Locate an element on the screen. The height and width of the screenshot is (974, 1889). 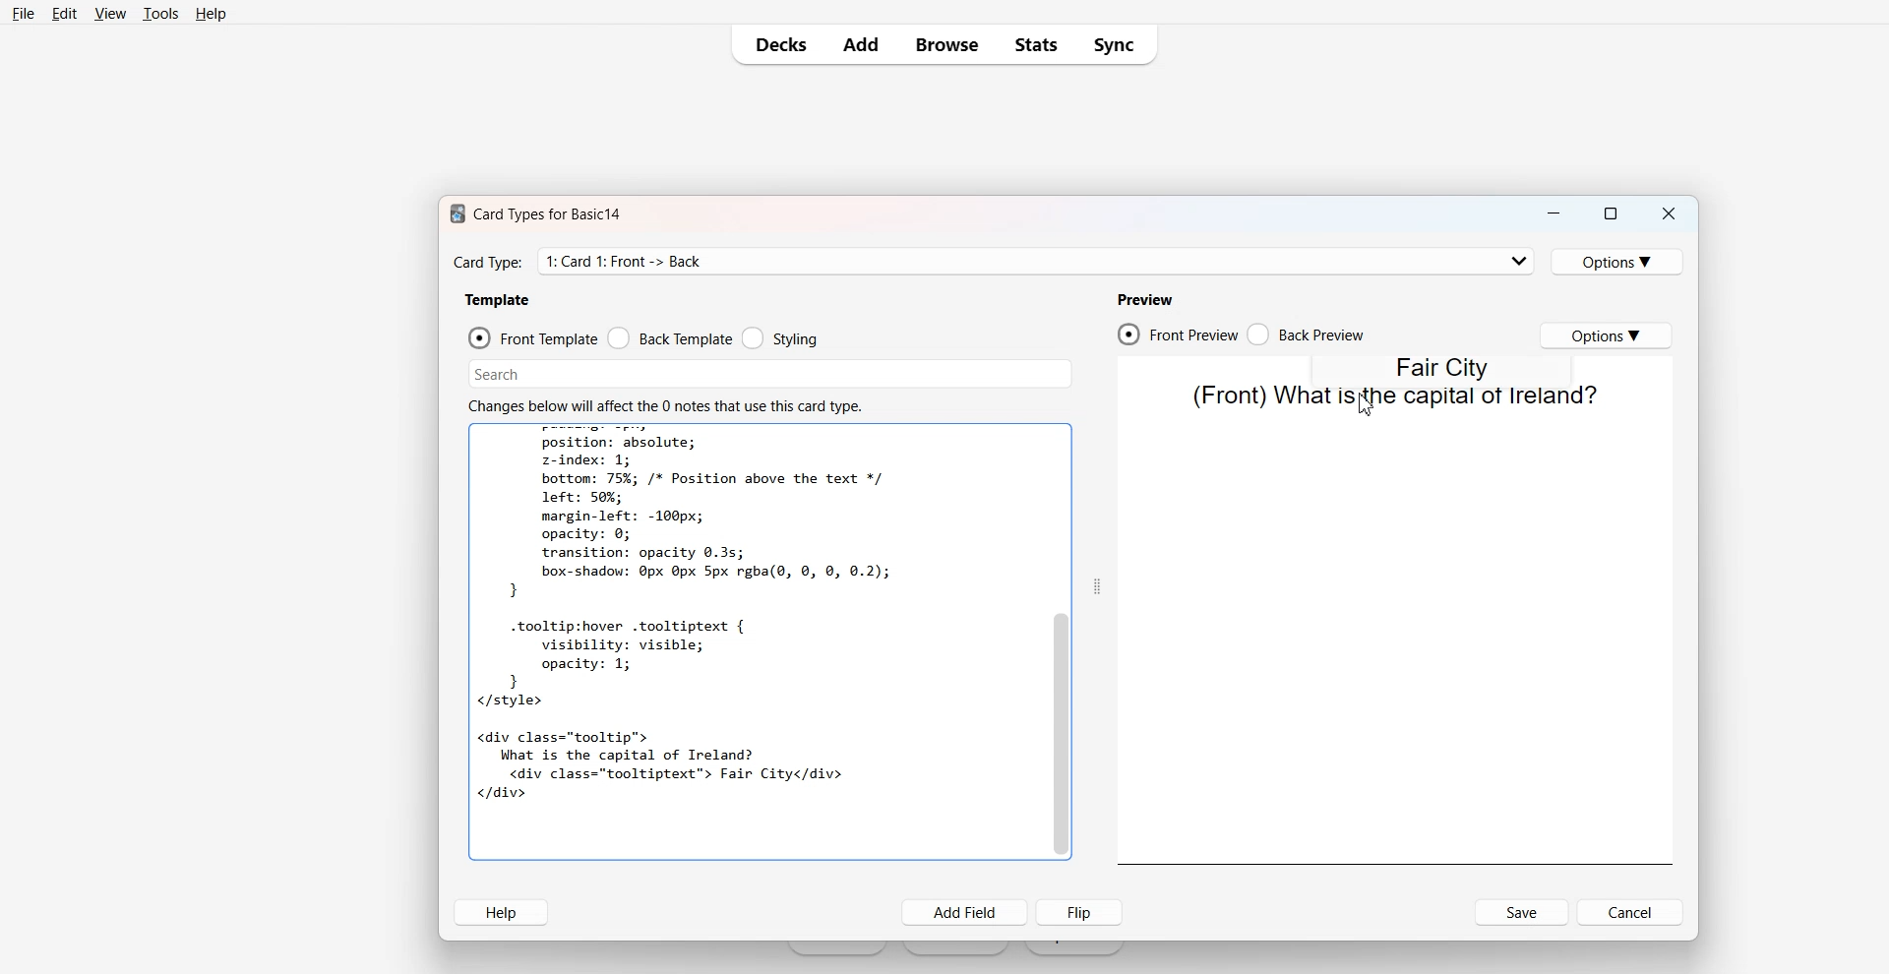
Text is located at coordinates (488, 263).